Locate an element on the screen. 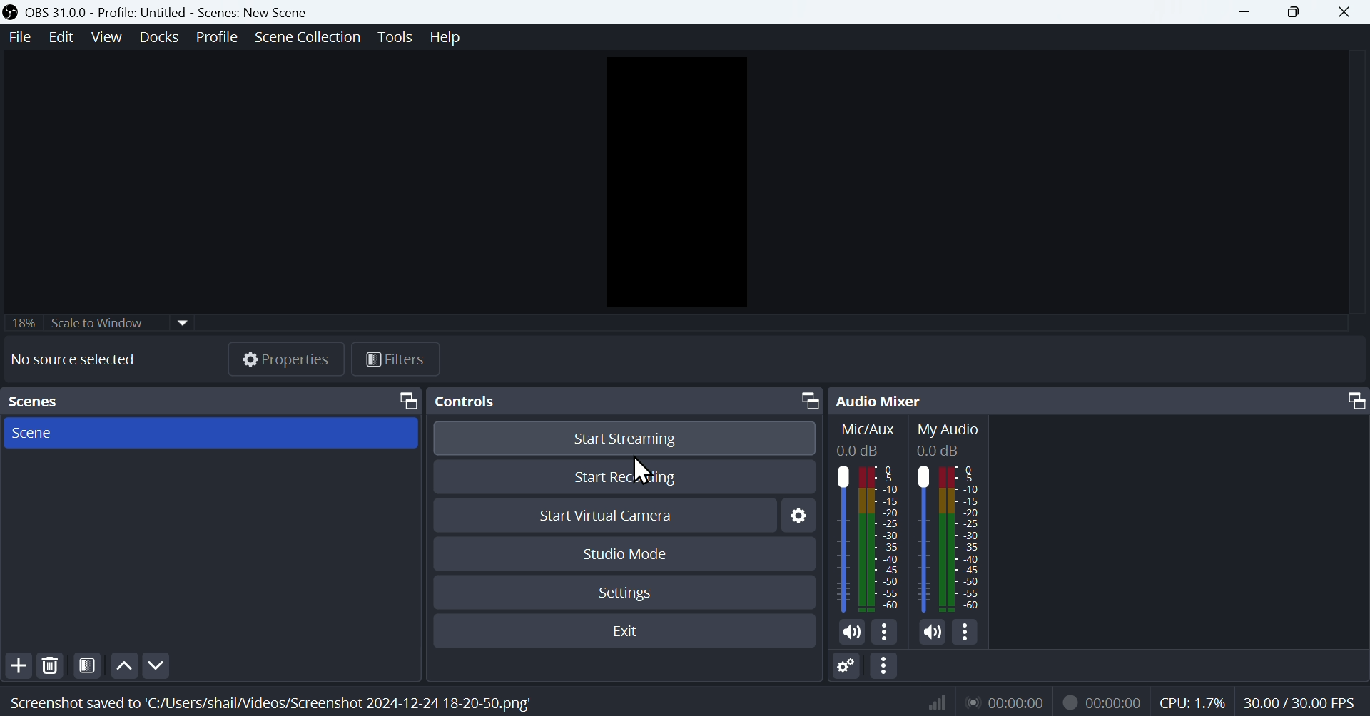  Scene Collection is located at coordinates (305, 39).